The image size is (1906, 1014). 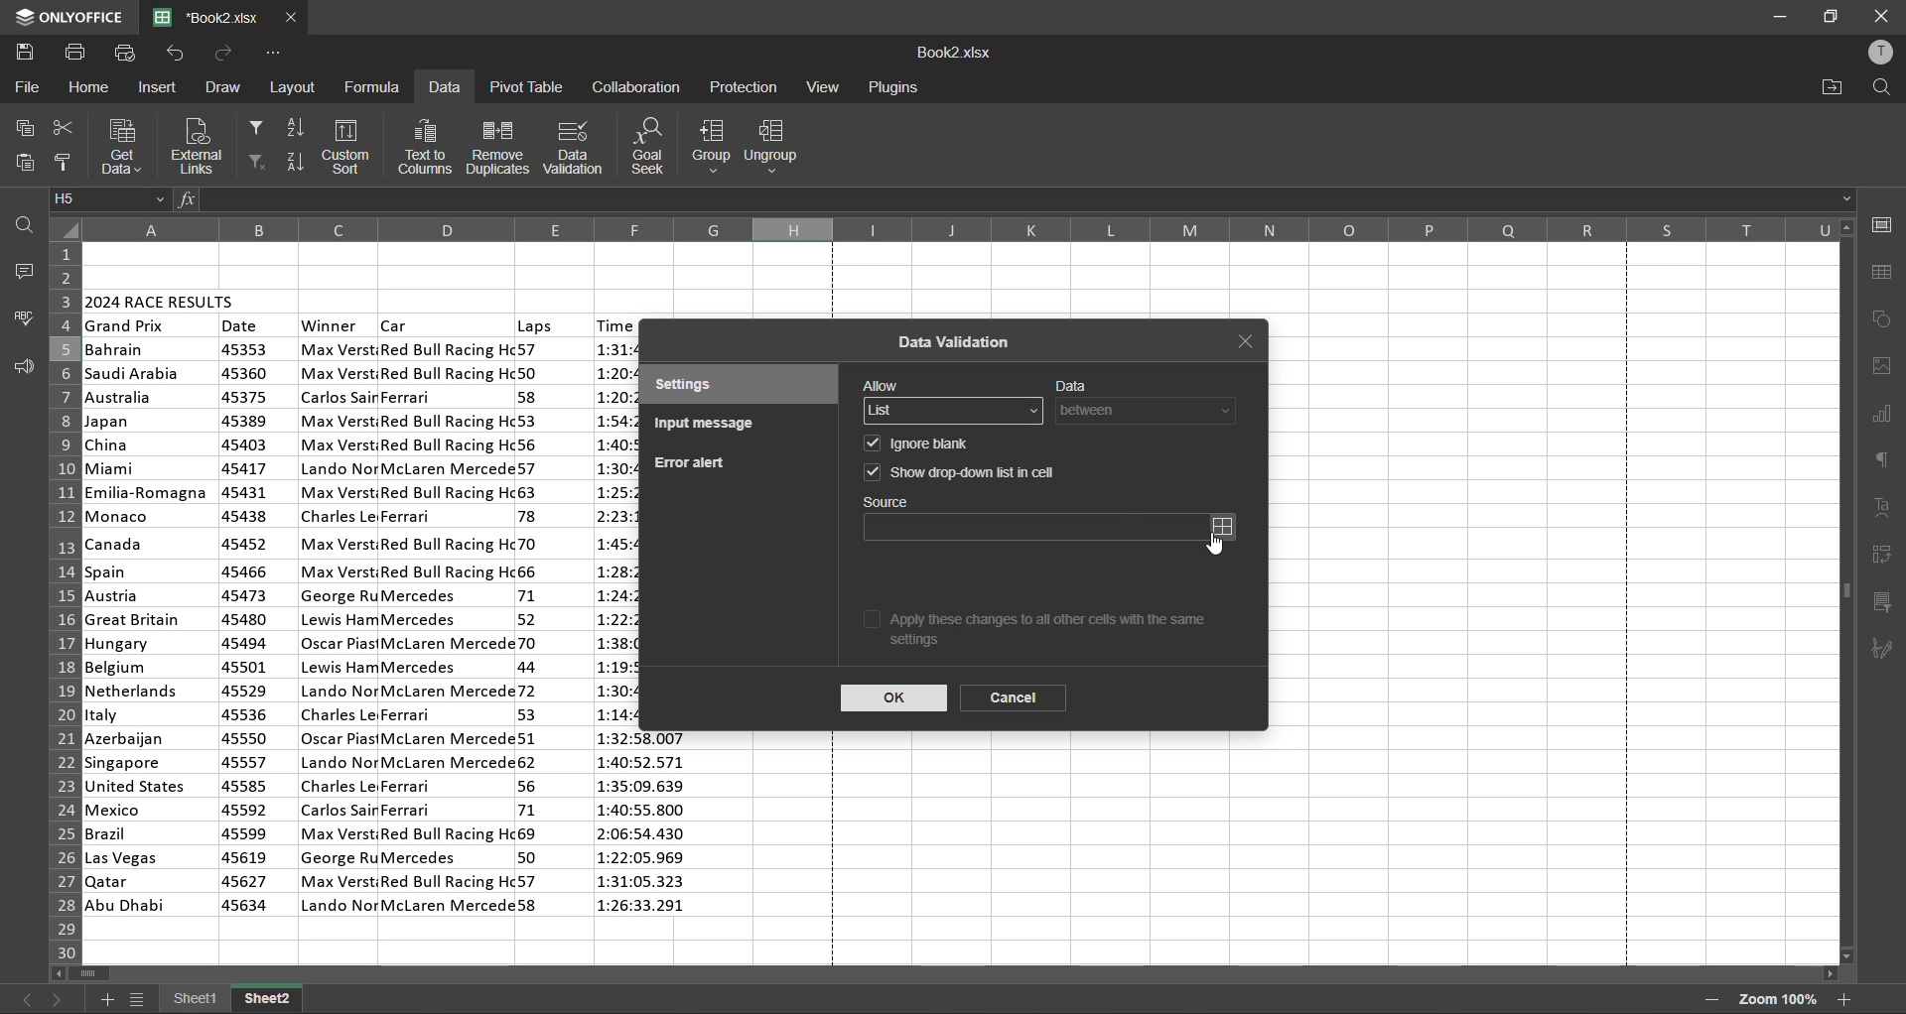 What do you see at coordinates (1879, 56) in the screenshot?
I see `profile` at bounding box center [1879, 56].